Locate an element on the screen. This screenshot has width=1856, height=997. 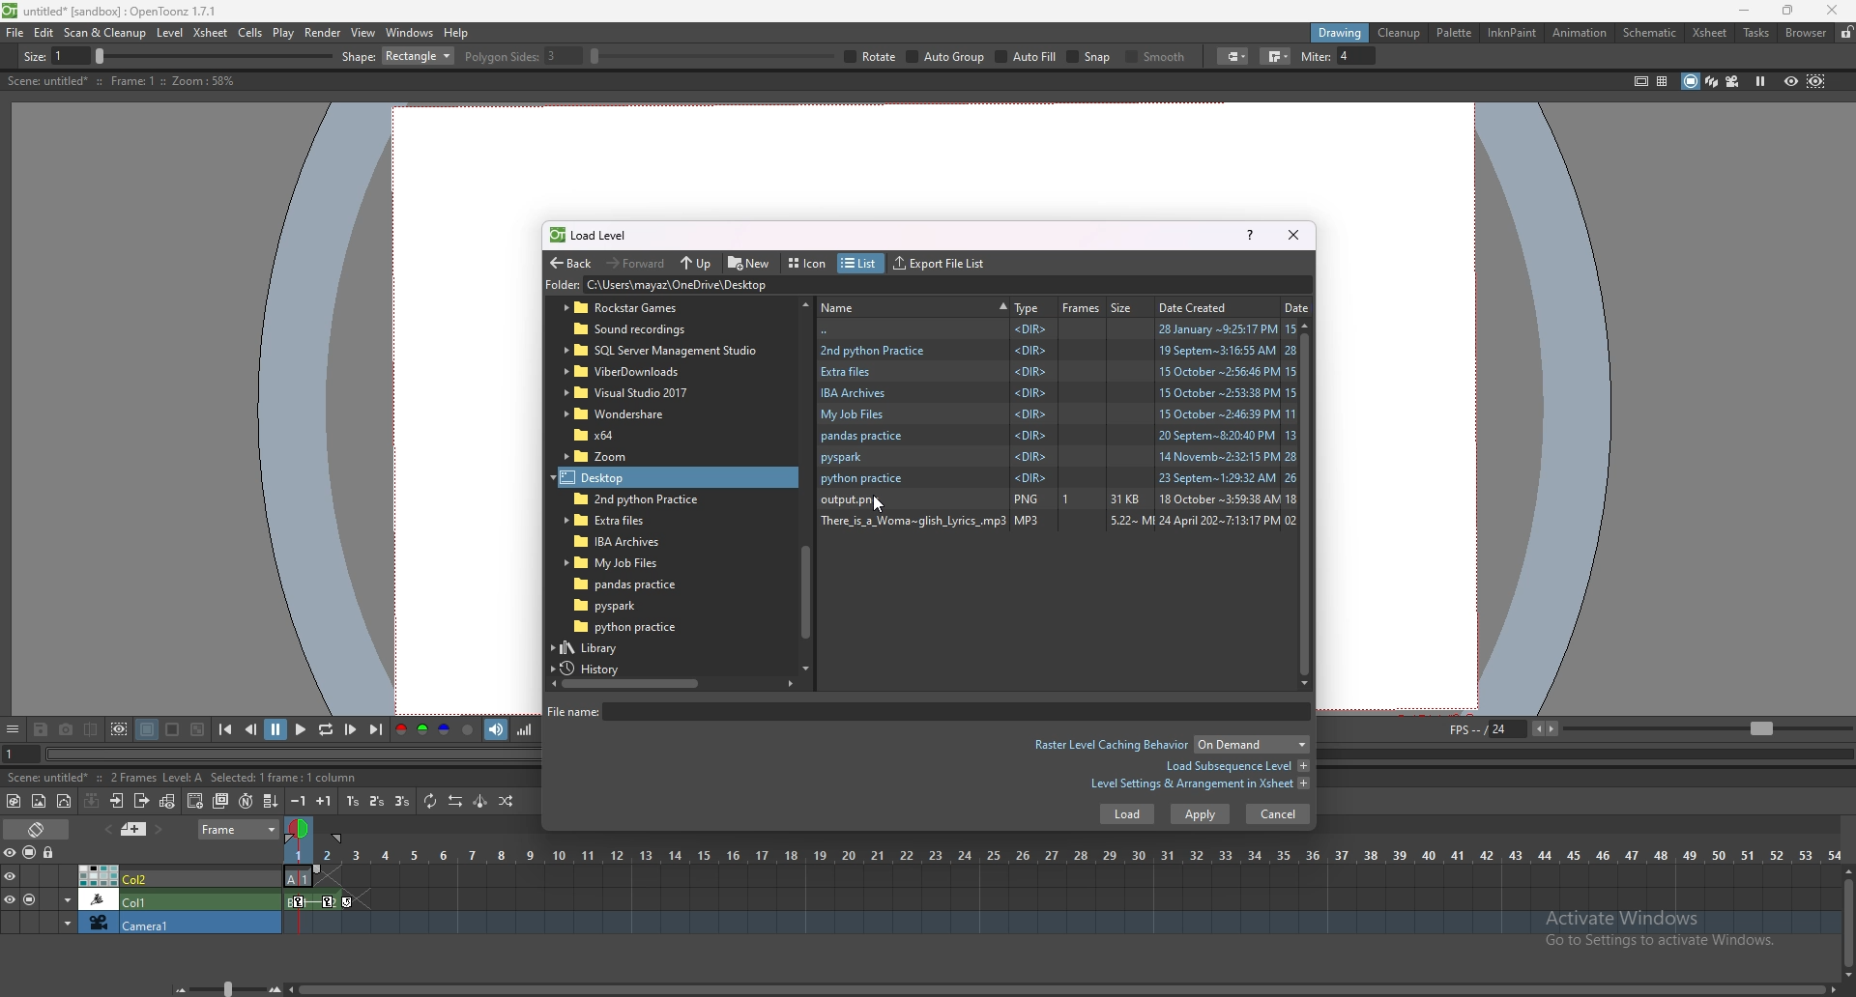
swing is located at coordinates (480, 801).